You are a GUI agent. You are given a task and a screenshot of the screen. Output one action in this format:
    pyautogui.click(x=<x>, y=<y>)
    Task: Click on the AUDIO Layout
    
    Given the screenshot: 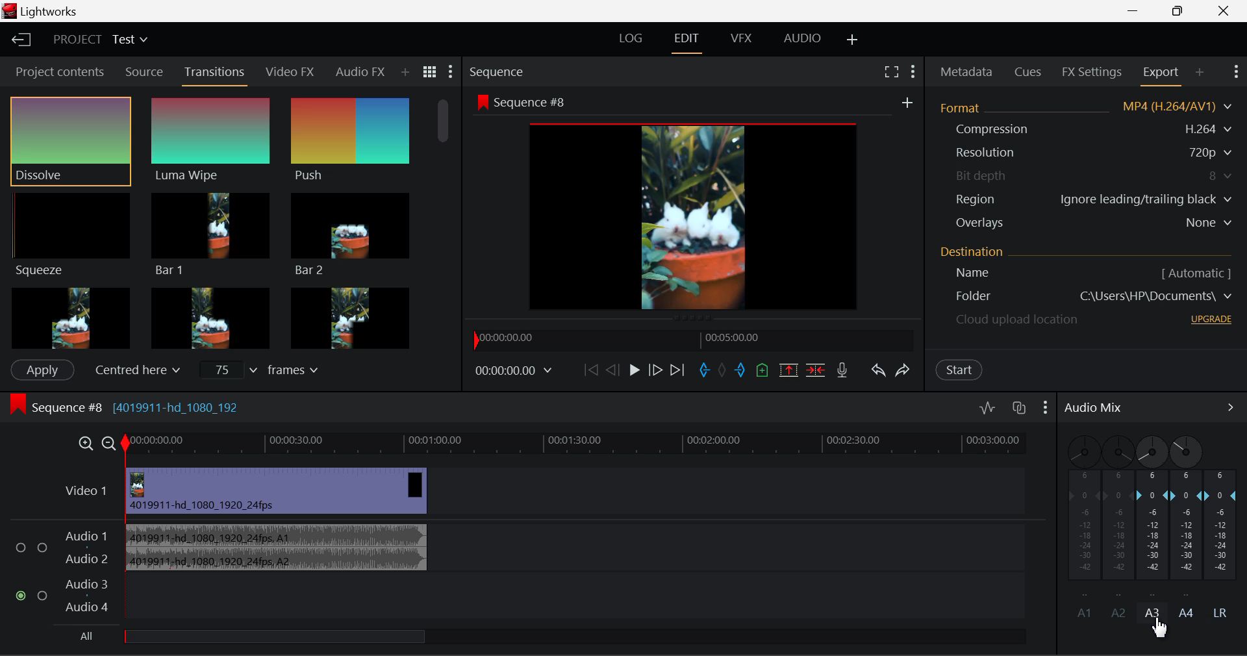 What is the action you would take?
    pyautogui.click(x=804, y=37)
    